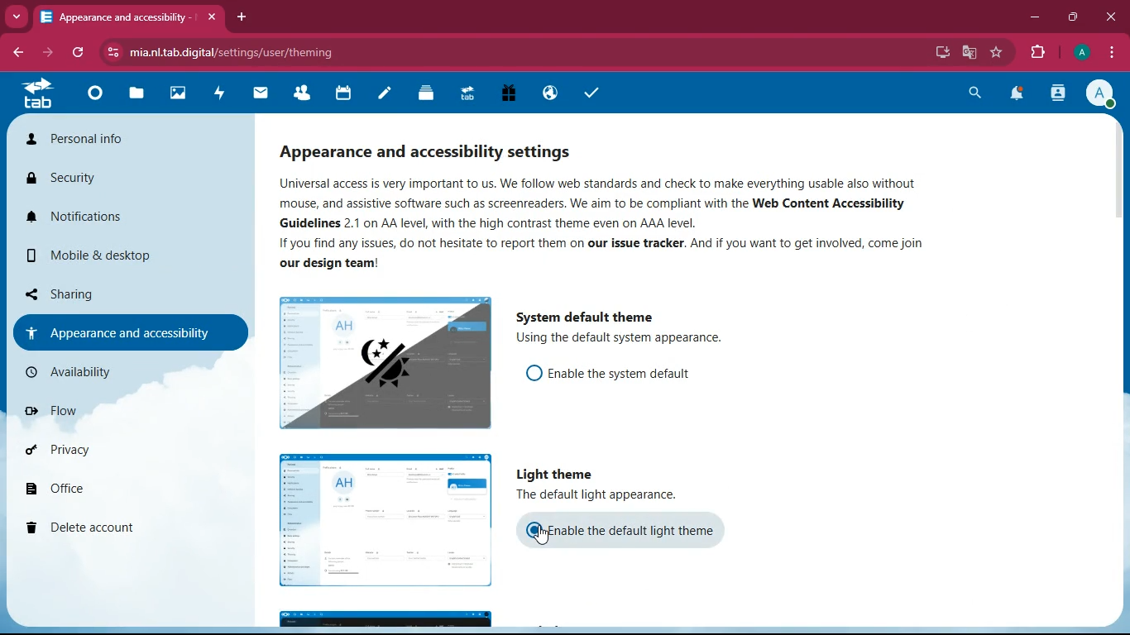  Describe the element at coordinates (548, 93) in the screenshot. I see `public` at that location.